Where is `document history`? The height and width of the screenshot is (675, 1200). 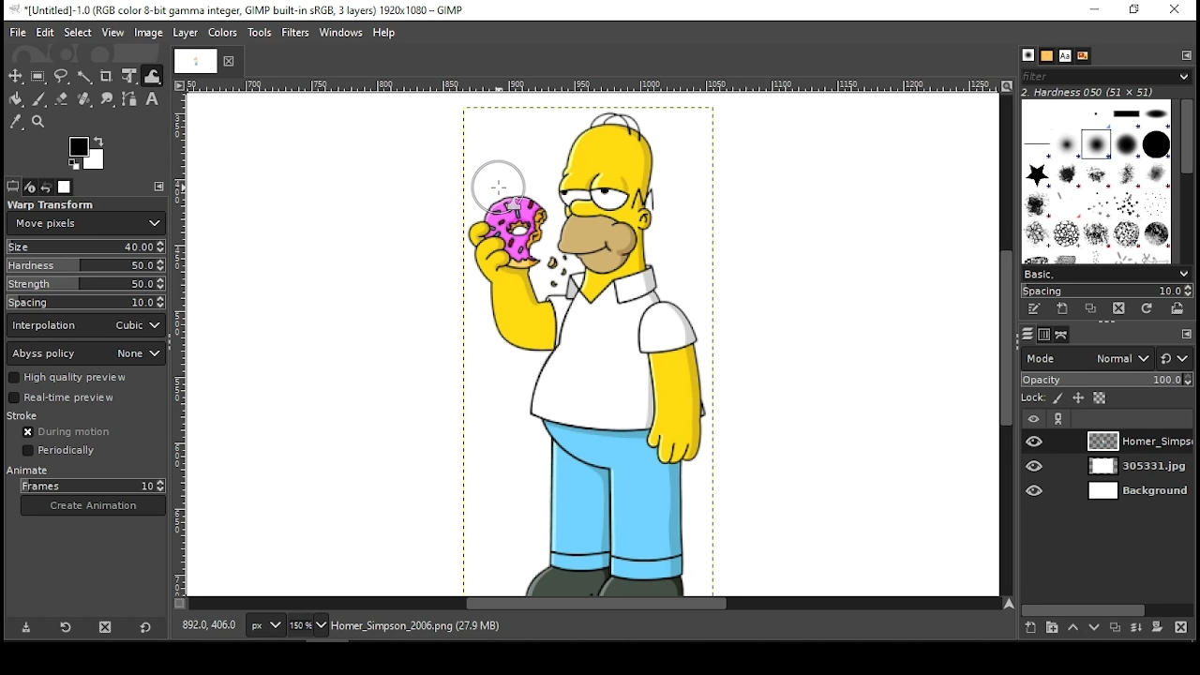 document history is located at coordinates (1084, 56).